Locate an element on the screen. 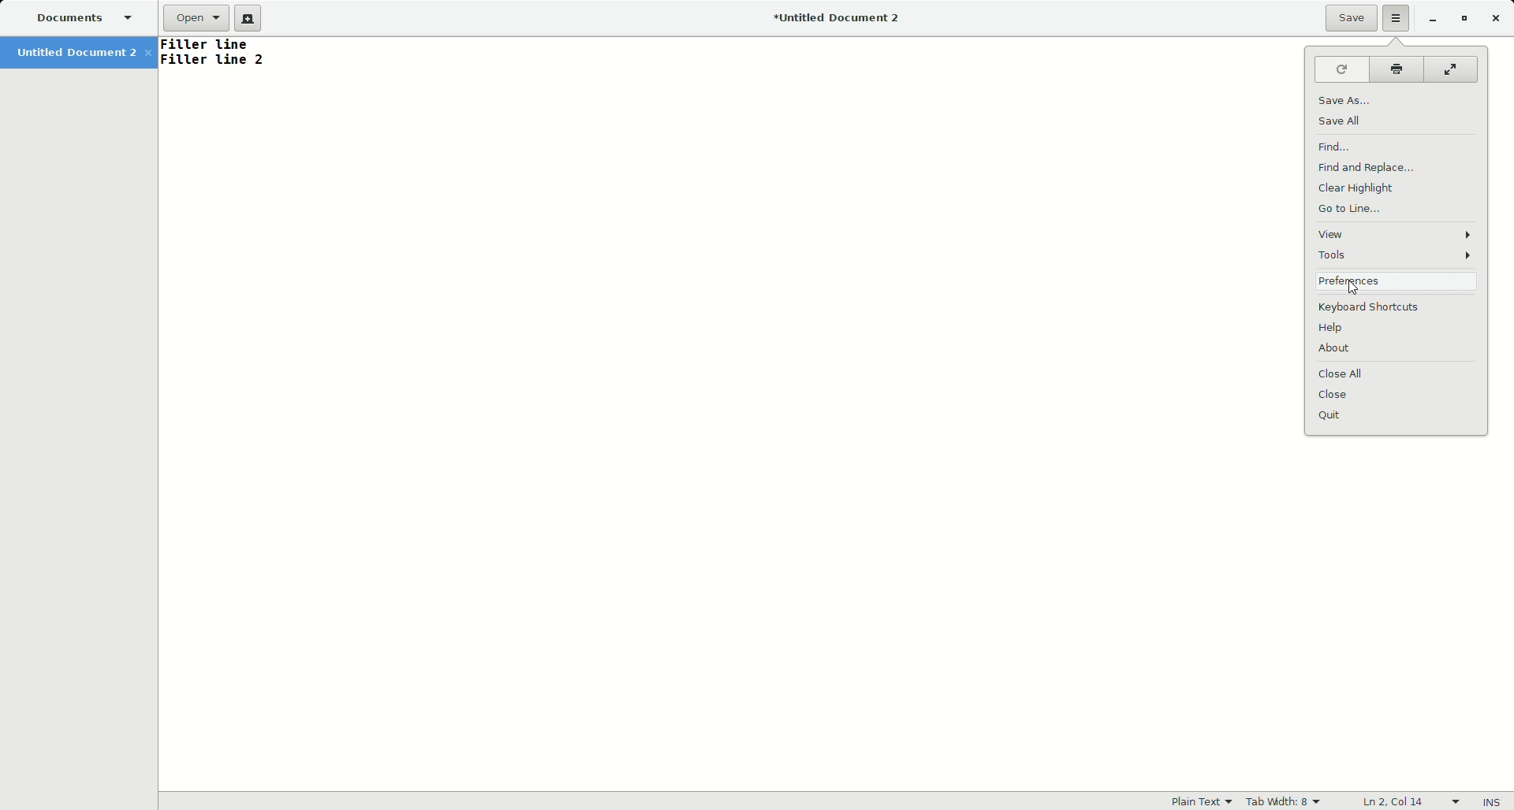 The image size is (1514, 810). Close is located at coordinates (1399, 395).